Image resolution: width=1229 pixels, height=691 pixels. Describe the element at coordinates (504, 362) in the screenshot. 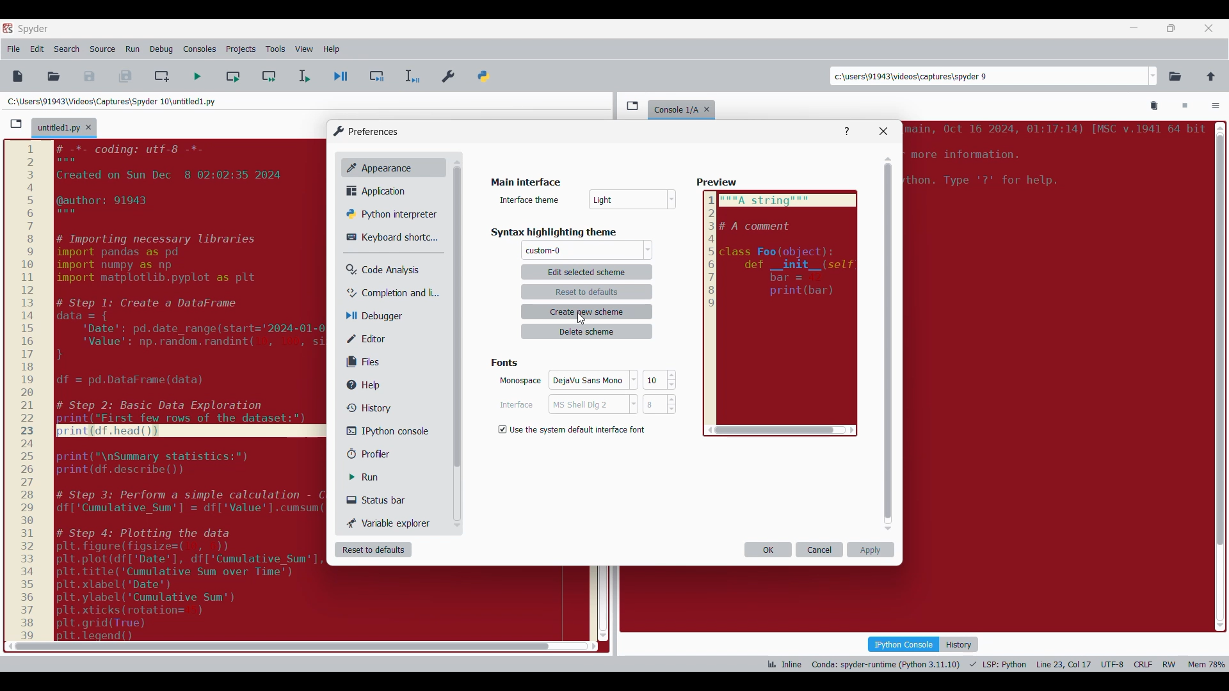

I see `Section title` at that location.